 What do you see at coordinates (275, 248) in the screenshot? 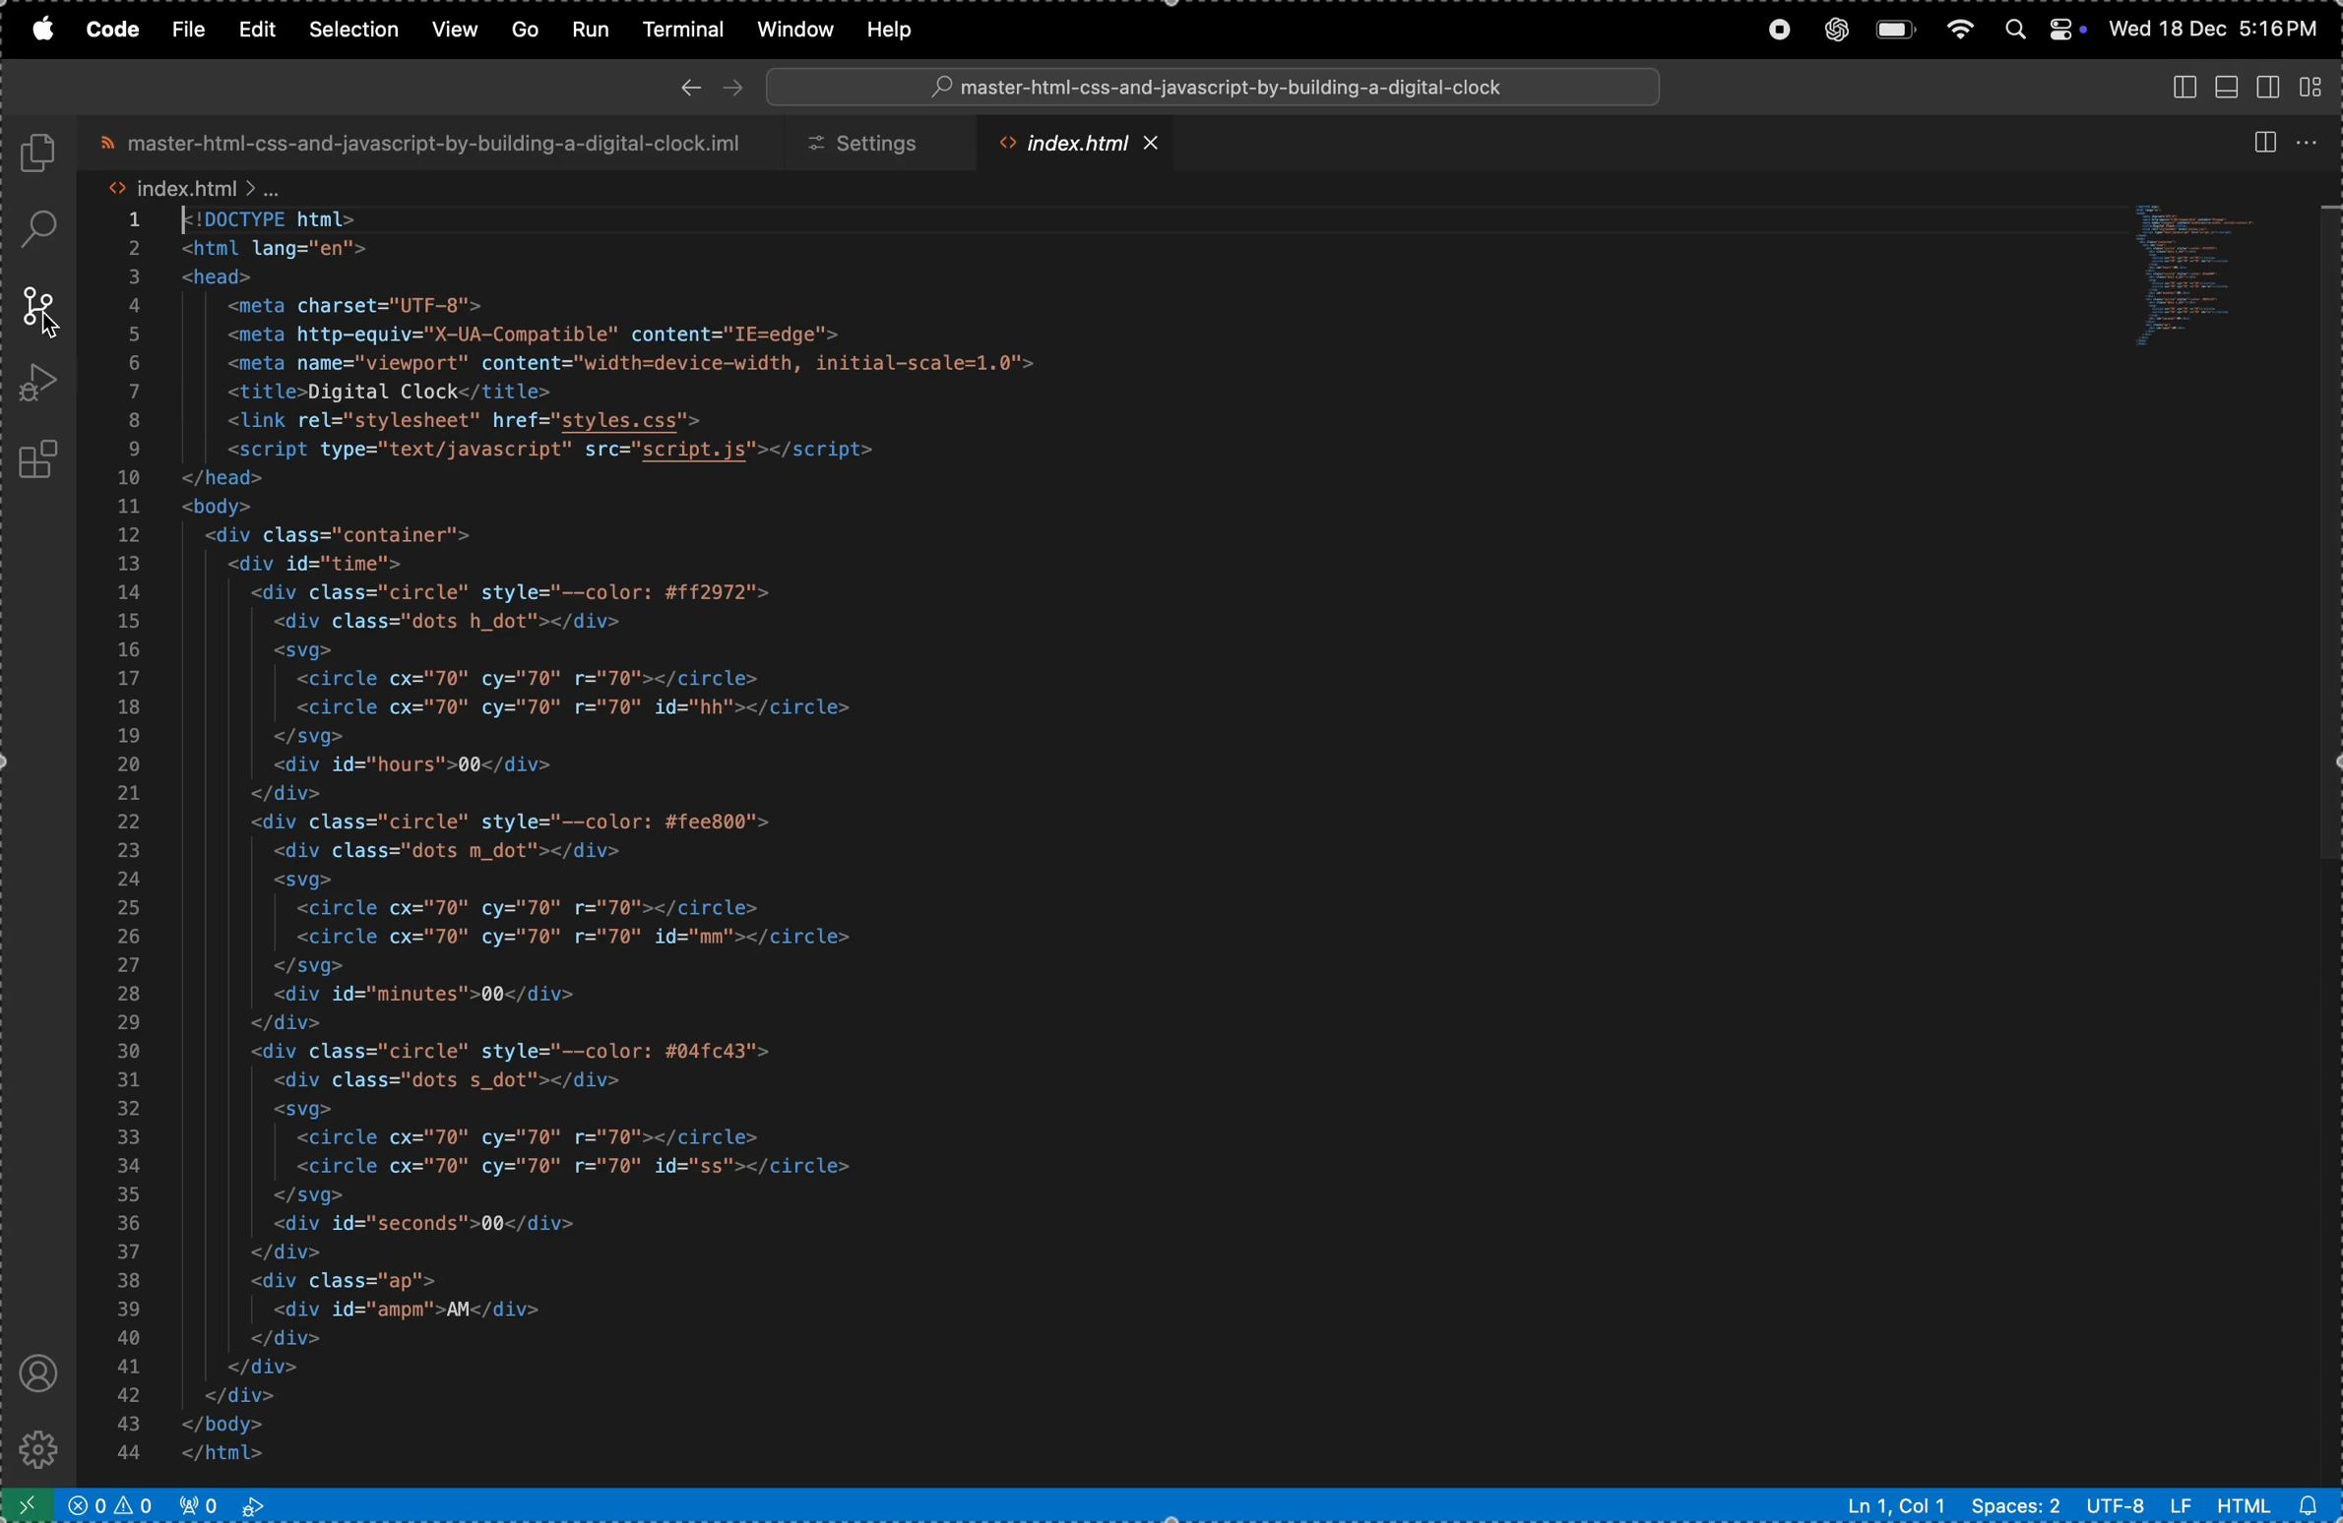
I see `<html lang="en">` at bounding box center [275, 248].